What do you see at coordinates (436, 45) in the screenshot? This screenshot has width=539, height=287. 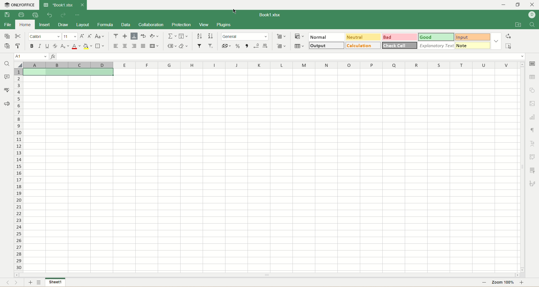 I see `explanatory text` at bounding box center [436, 45].